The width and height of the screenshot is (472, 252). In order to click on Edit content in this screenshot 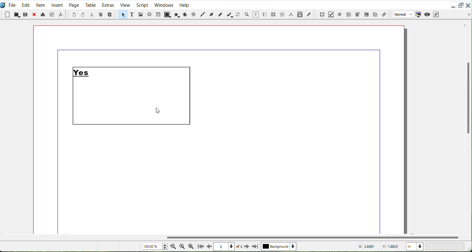, I will do `click(256, 14)`.